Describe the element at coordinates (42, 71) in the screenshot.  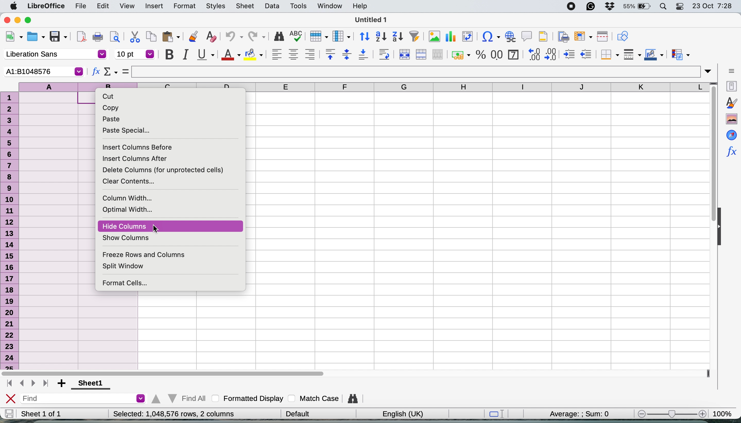
I see `current cell selection` at that location.